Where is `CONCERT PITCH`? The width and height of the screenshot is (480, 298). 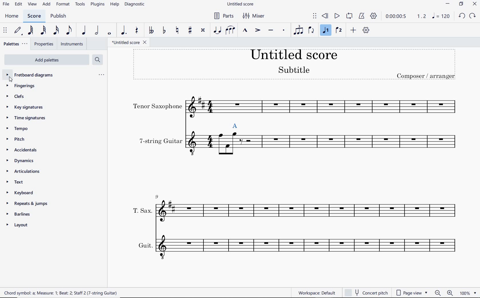 CONCERT PITCH is located at coordinates (367, 292).